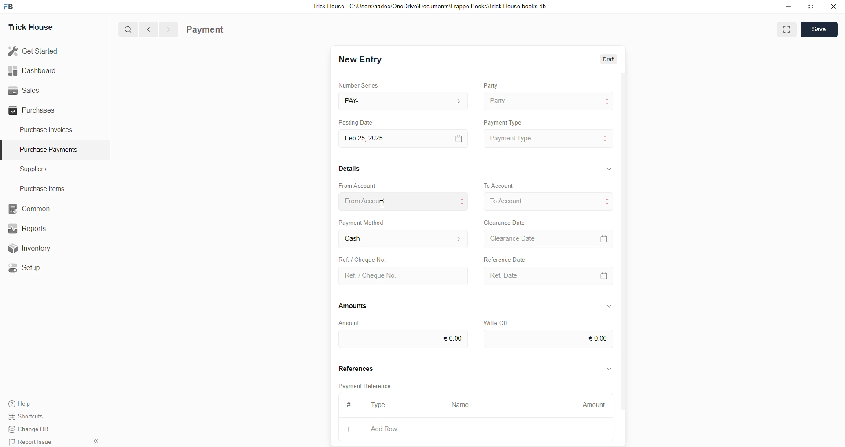 Image resolution: width=845 pixels, height=447 pixels. I want to click on Amount, so click(594, 403).